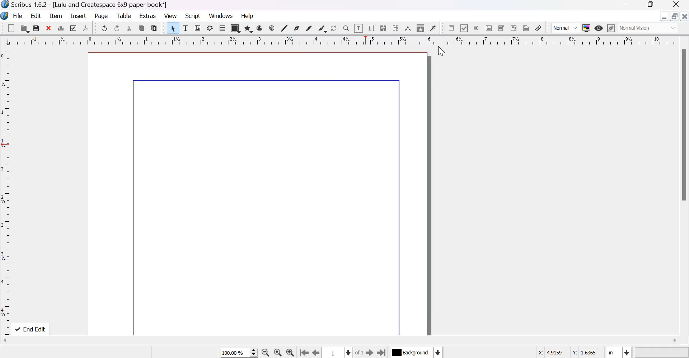  What do you see at coordinates (417, 352) in the screenshot?
I see `Select the current layer` at bounding box center [417, 352].